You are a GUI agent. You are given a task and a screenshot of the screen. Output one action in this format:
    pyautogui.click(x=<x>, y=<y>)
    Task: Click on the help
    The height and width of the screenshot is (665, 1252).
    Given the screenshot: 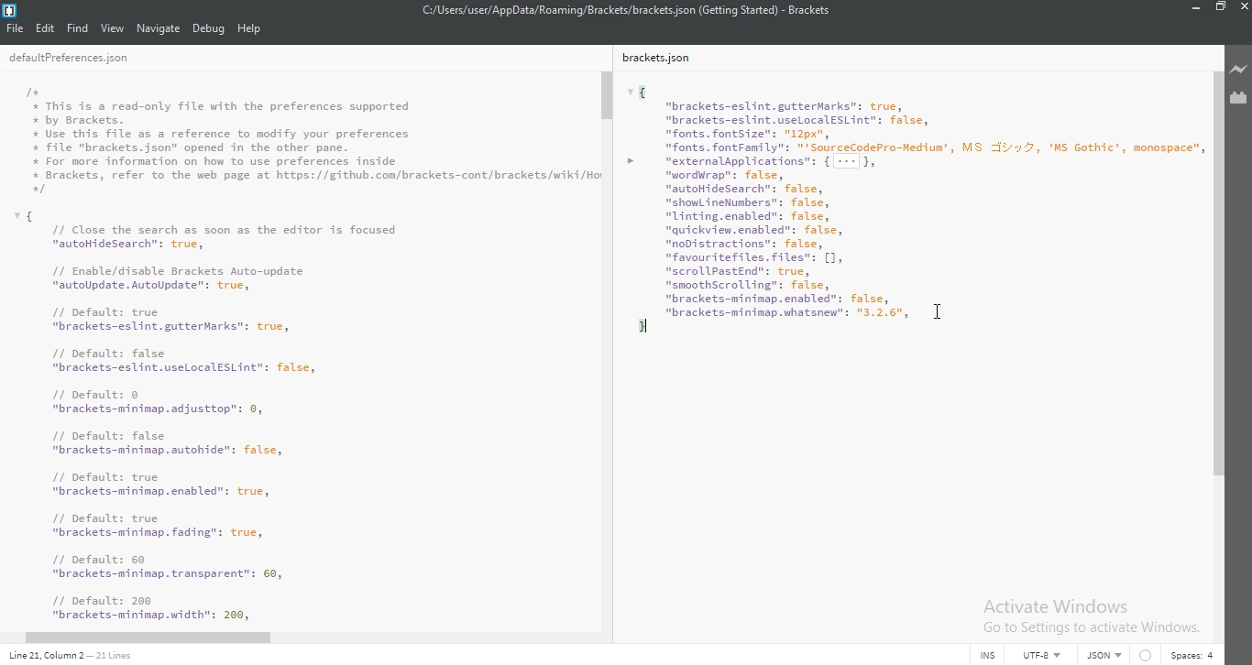 What is the action you would take?
    pyautogui.click(x=249, y=29)
    